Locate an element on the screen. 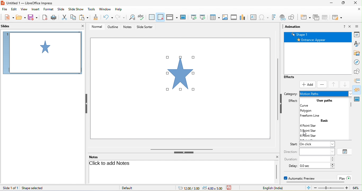  view is located at coordinates (23, 10).